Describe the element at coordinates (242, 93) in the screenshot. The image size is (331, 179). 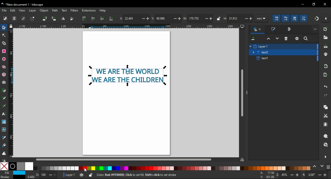
I see `scroll bar` at that location.